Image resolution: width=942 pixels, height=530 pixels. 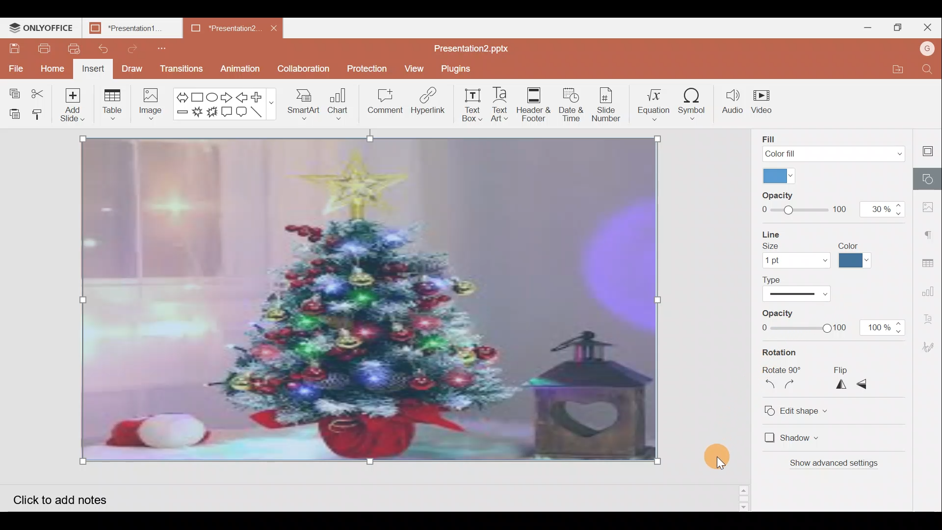 I want to click on Plugins, so click(x=459, y=69).